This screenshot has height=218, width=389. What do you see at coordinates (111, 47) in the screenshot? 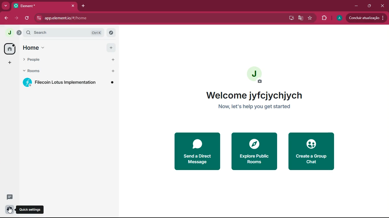
I see `add` at bounding box center [111, 47].